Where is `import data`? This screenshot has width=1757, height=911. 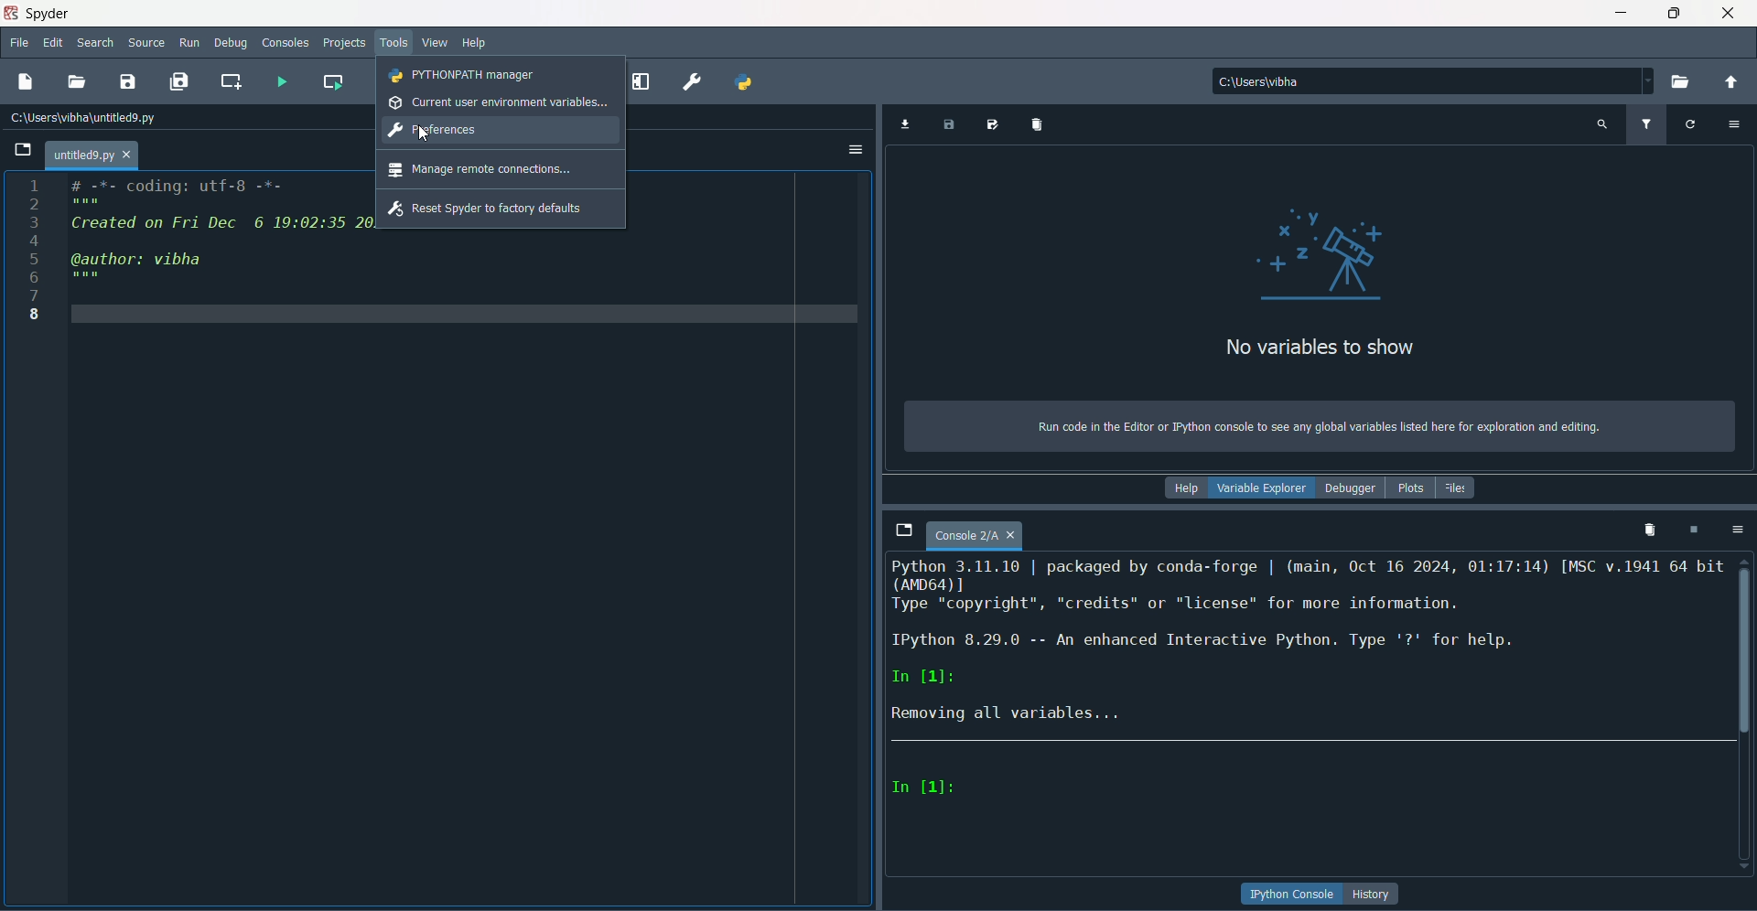
import data is located at coordinates (903, 125).